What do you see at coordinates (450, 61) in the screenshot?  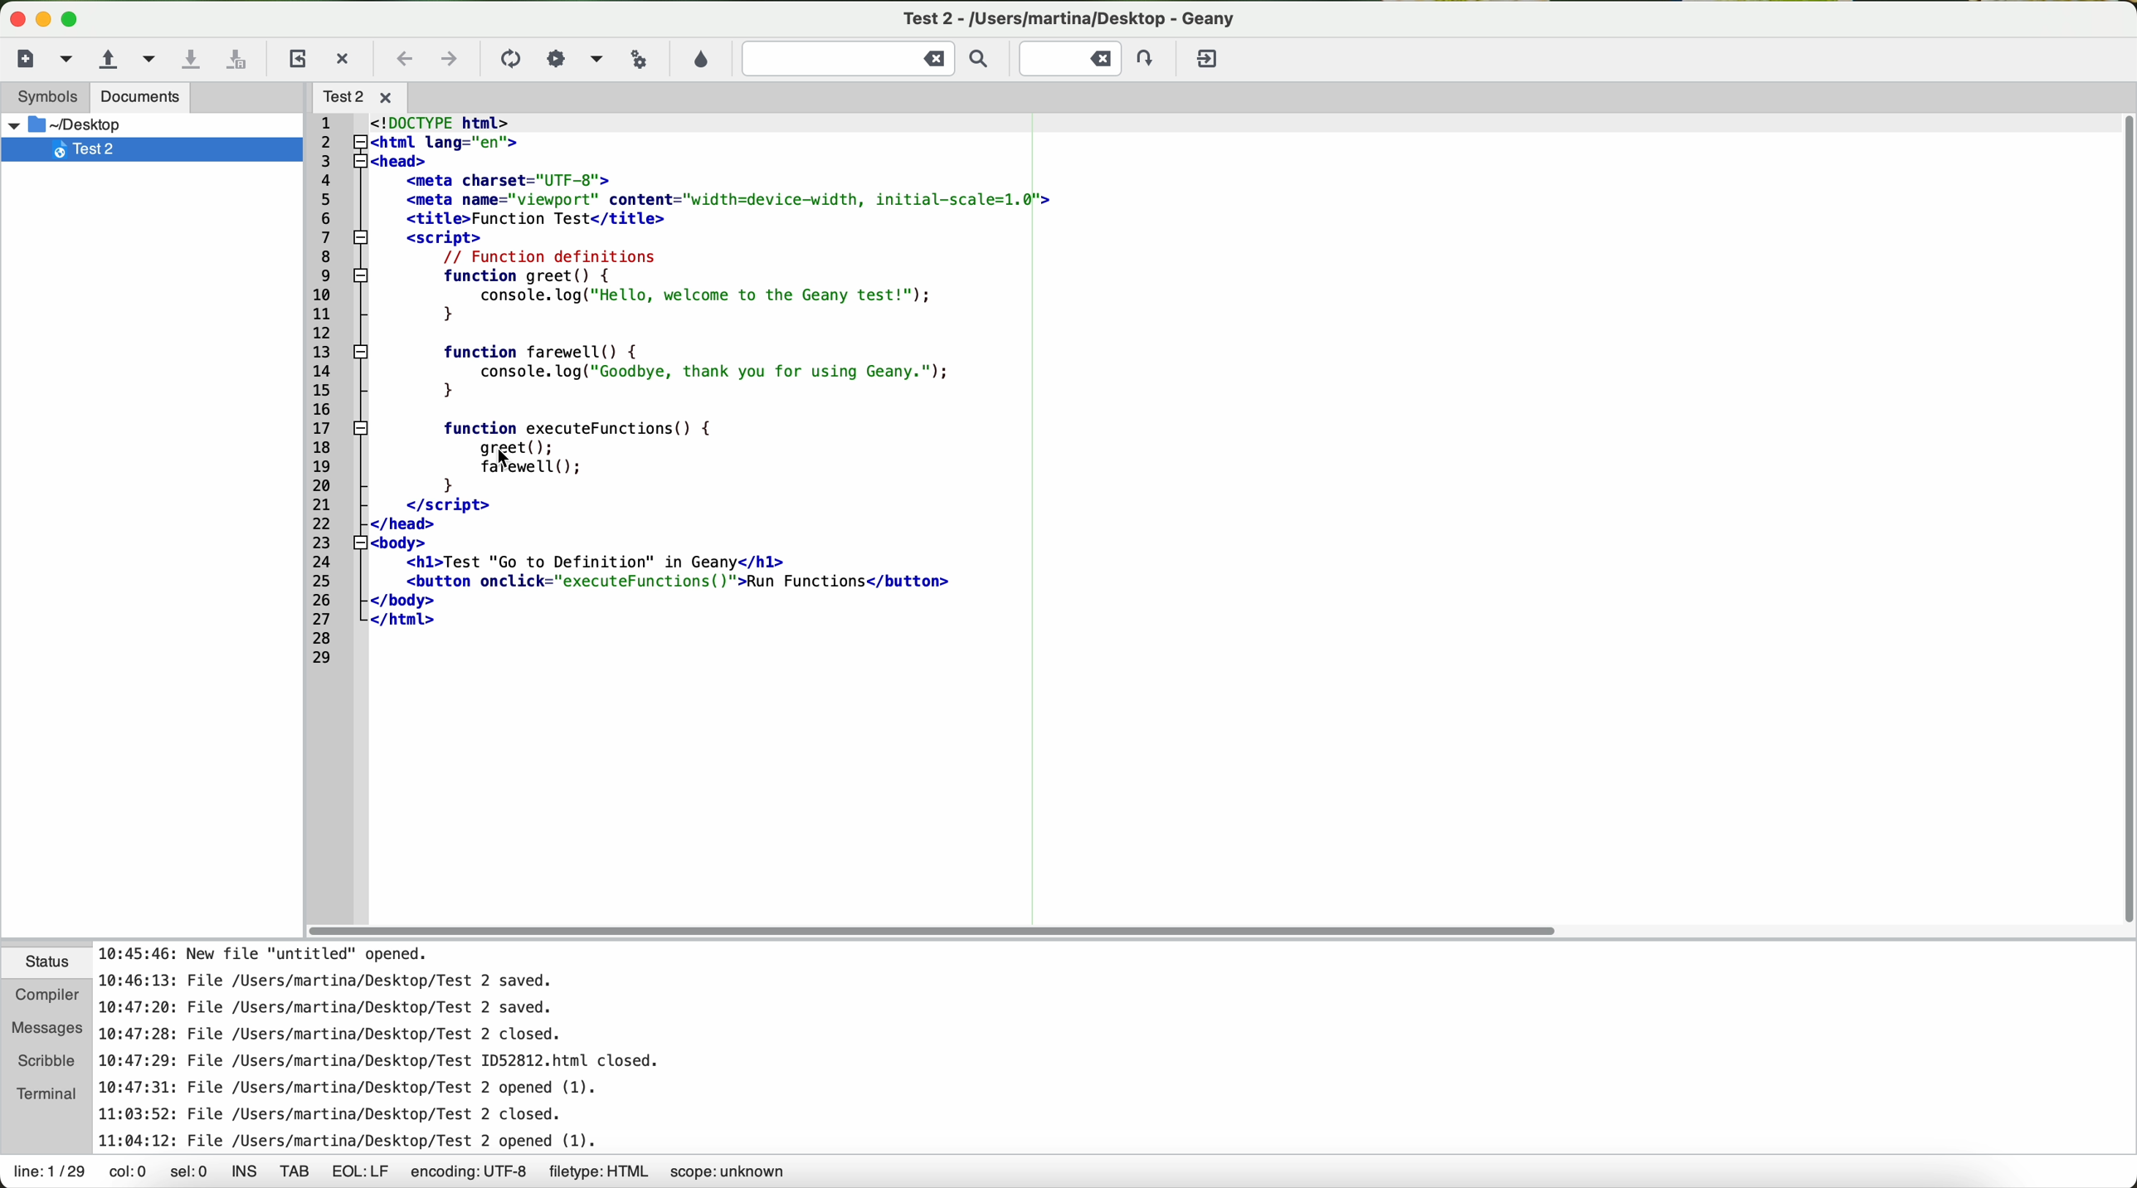 I see `navigate foward` at bounding box center [450, 61].